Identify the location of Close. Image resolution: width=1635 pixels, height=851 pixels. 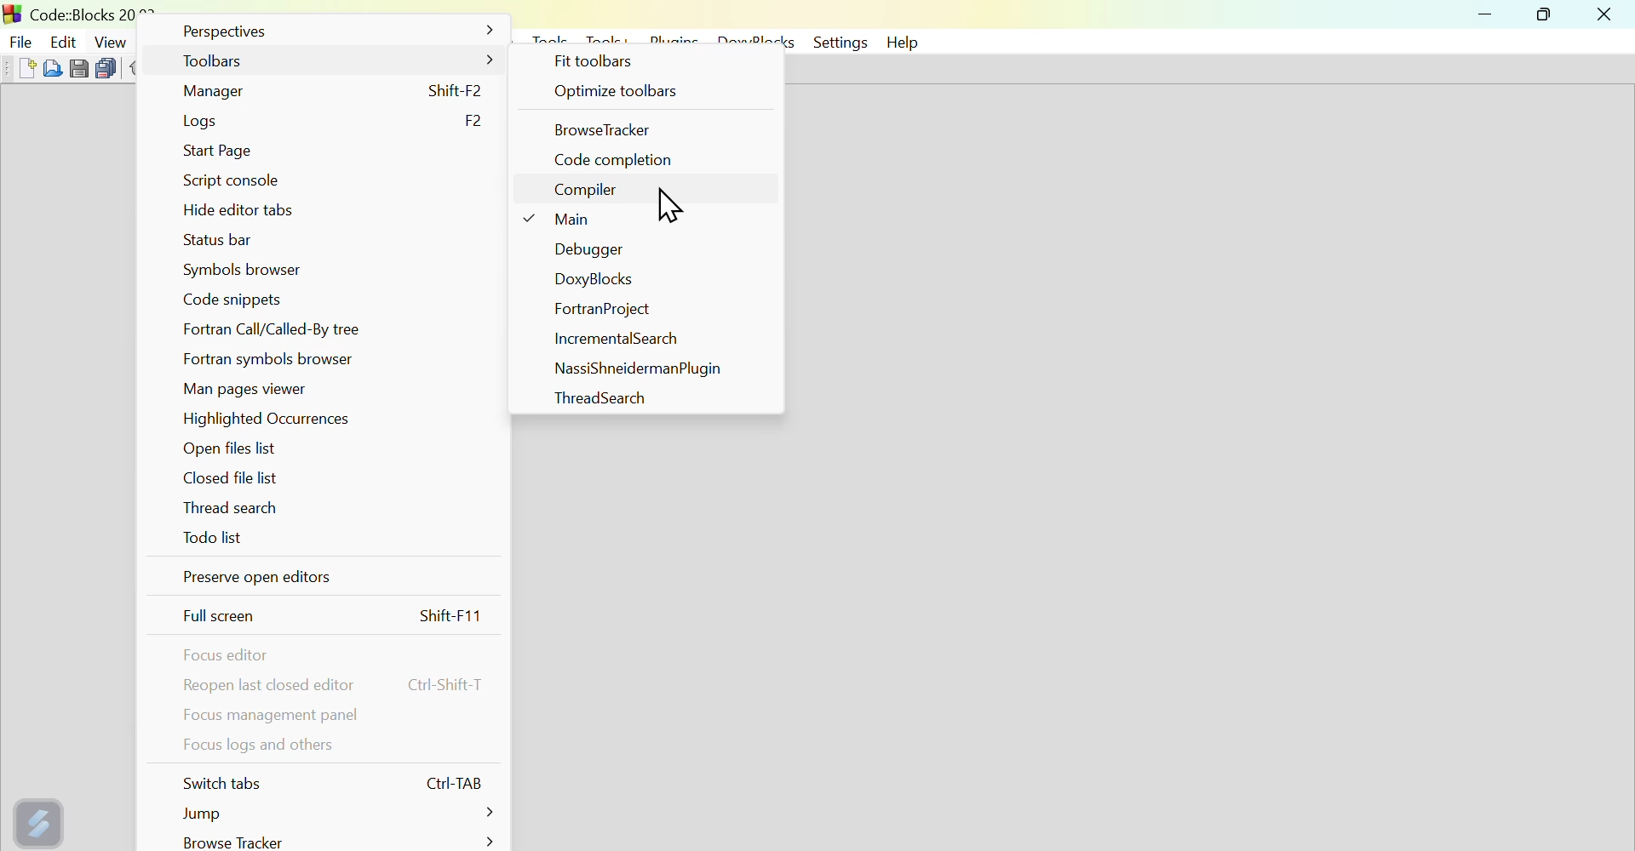
(1605, 15).